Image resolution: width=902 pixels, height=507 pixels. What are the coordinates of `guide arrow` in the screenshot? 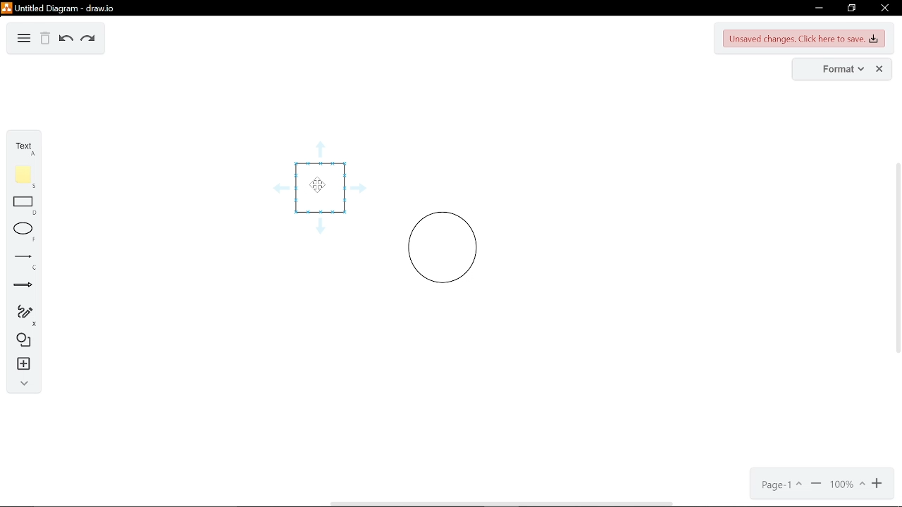 It's located at (281, 188).